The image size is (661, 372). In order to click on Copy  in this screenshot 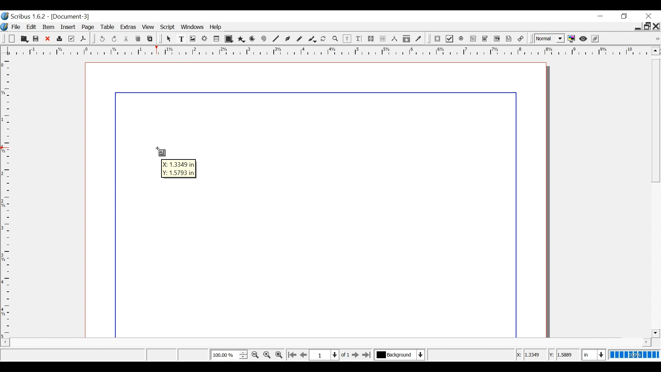, I will do `click(139, 38)`.